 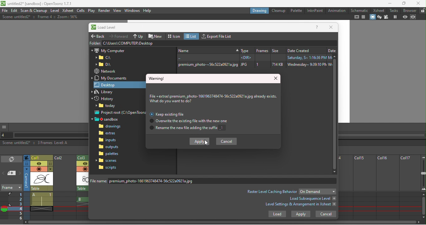 I want to click on Load subsequent level, so click(x=312, y=199).